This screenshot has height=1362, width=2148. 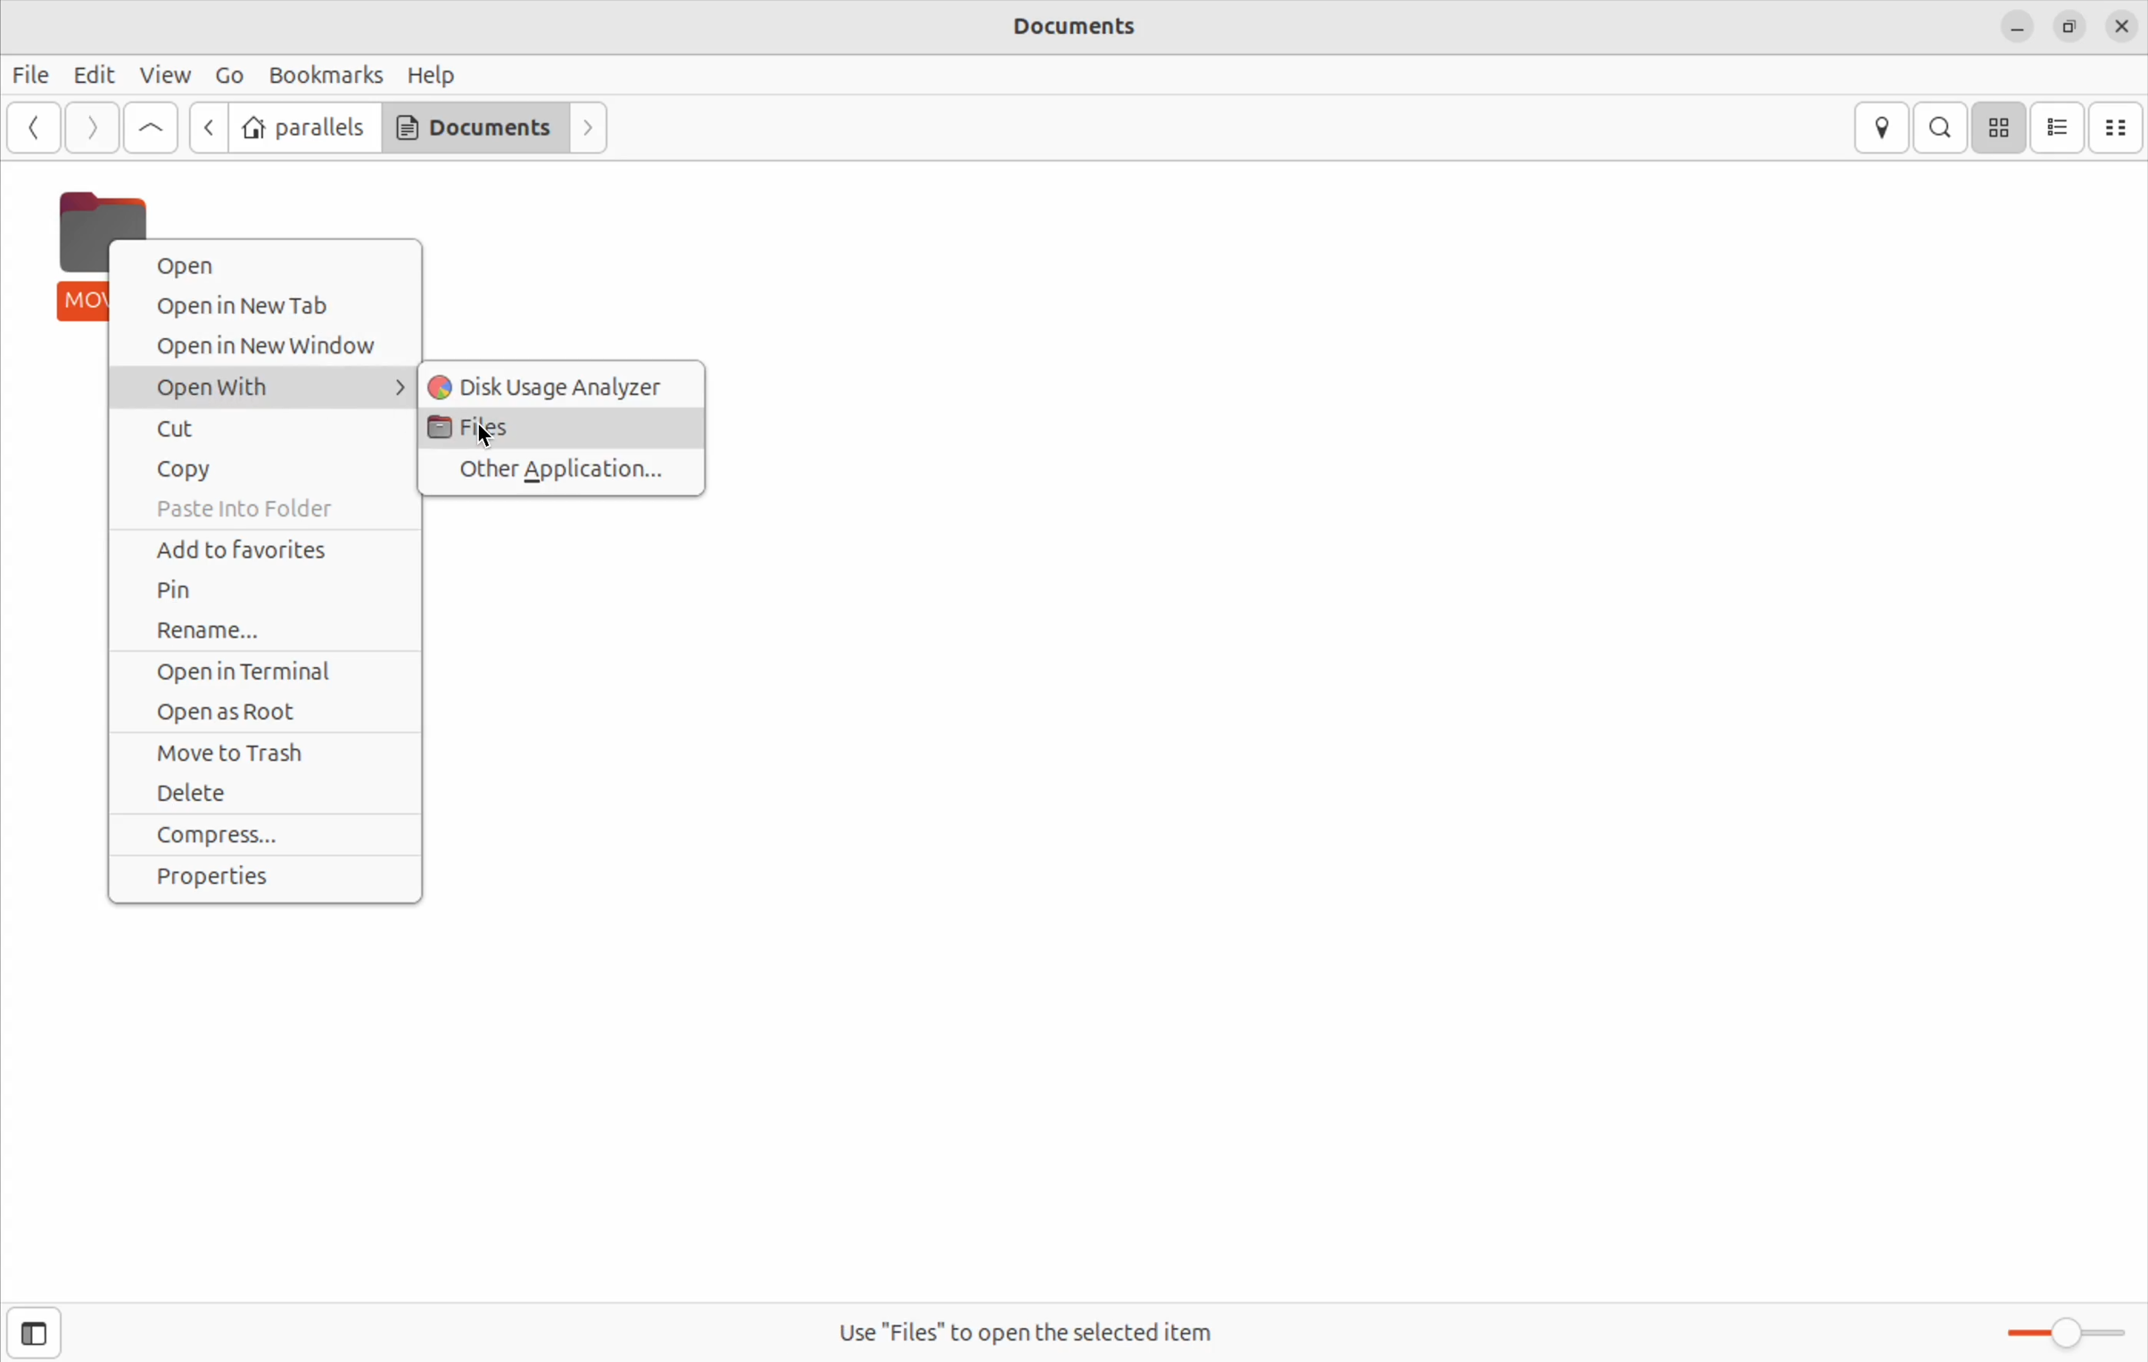 I want to click on Documents, so click(x=477, y=125).